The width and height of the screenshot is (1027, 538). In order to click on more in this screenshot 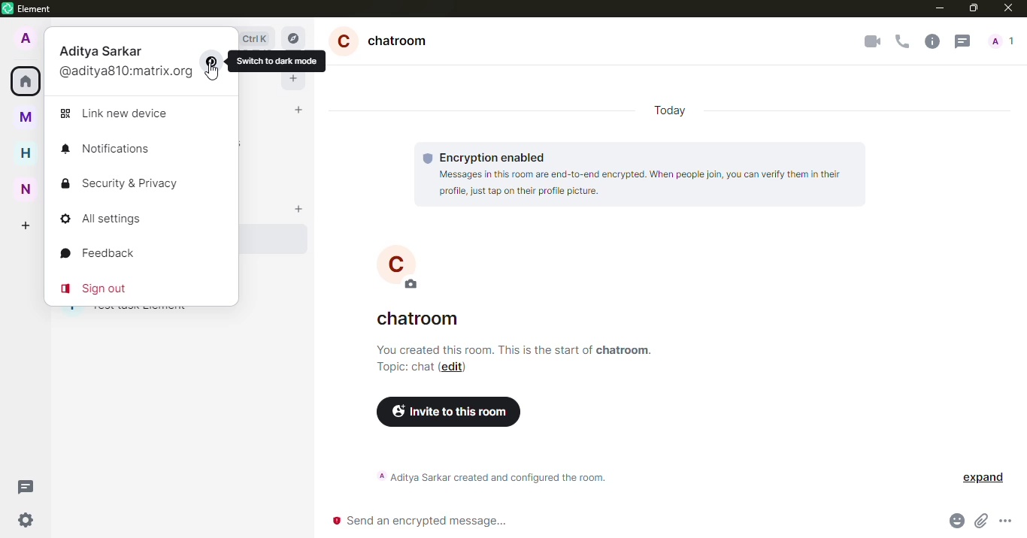, I will do `click(1008, 521)`.